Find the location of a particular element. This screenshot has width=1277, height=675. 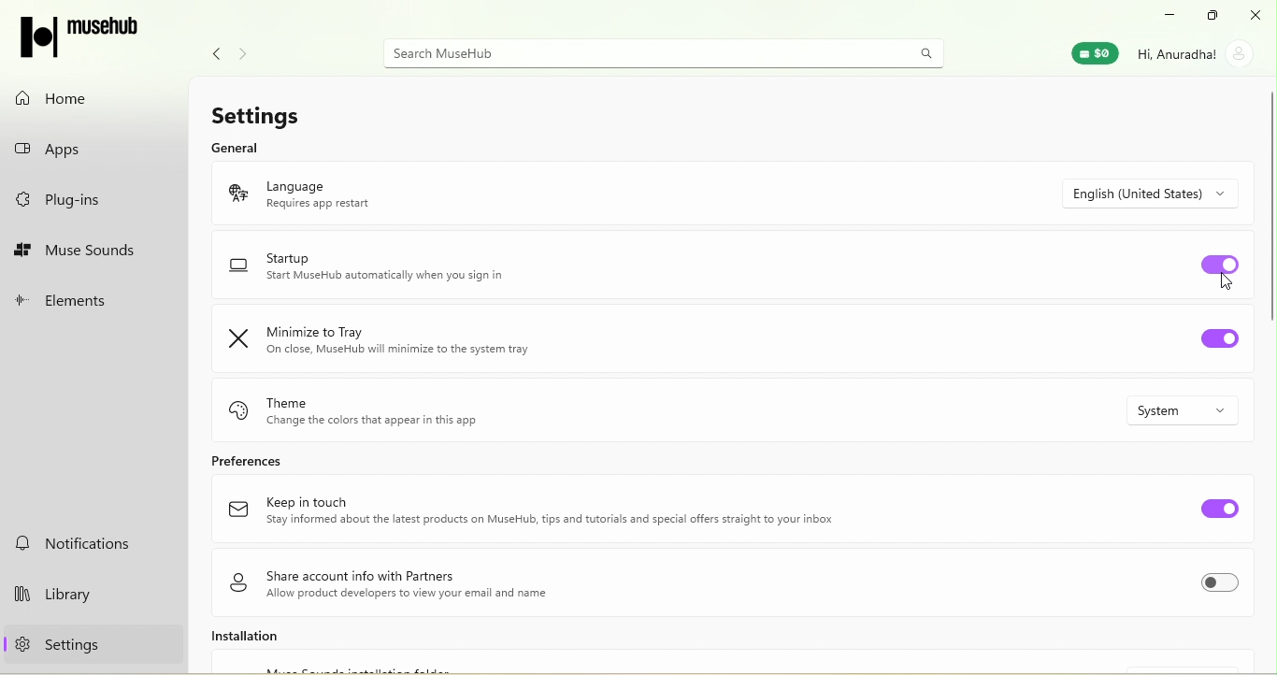

Prefernces is located at coordinates (282, 461).